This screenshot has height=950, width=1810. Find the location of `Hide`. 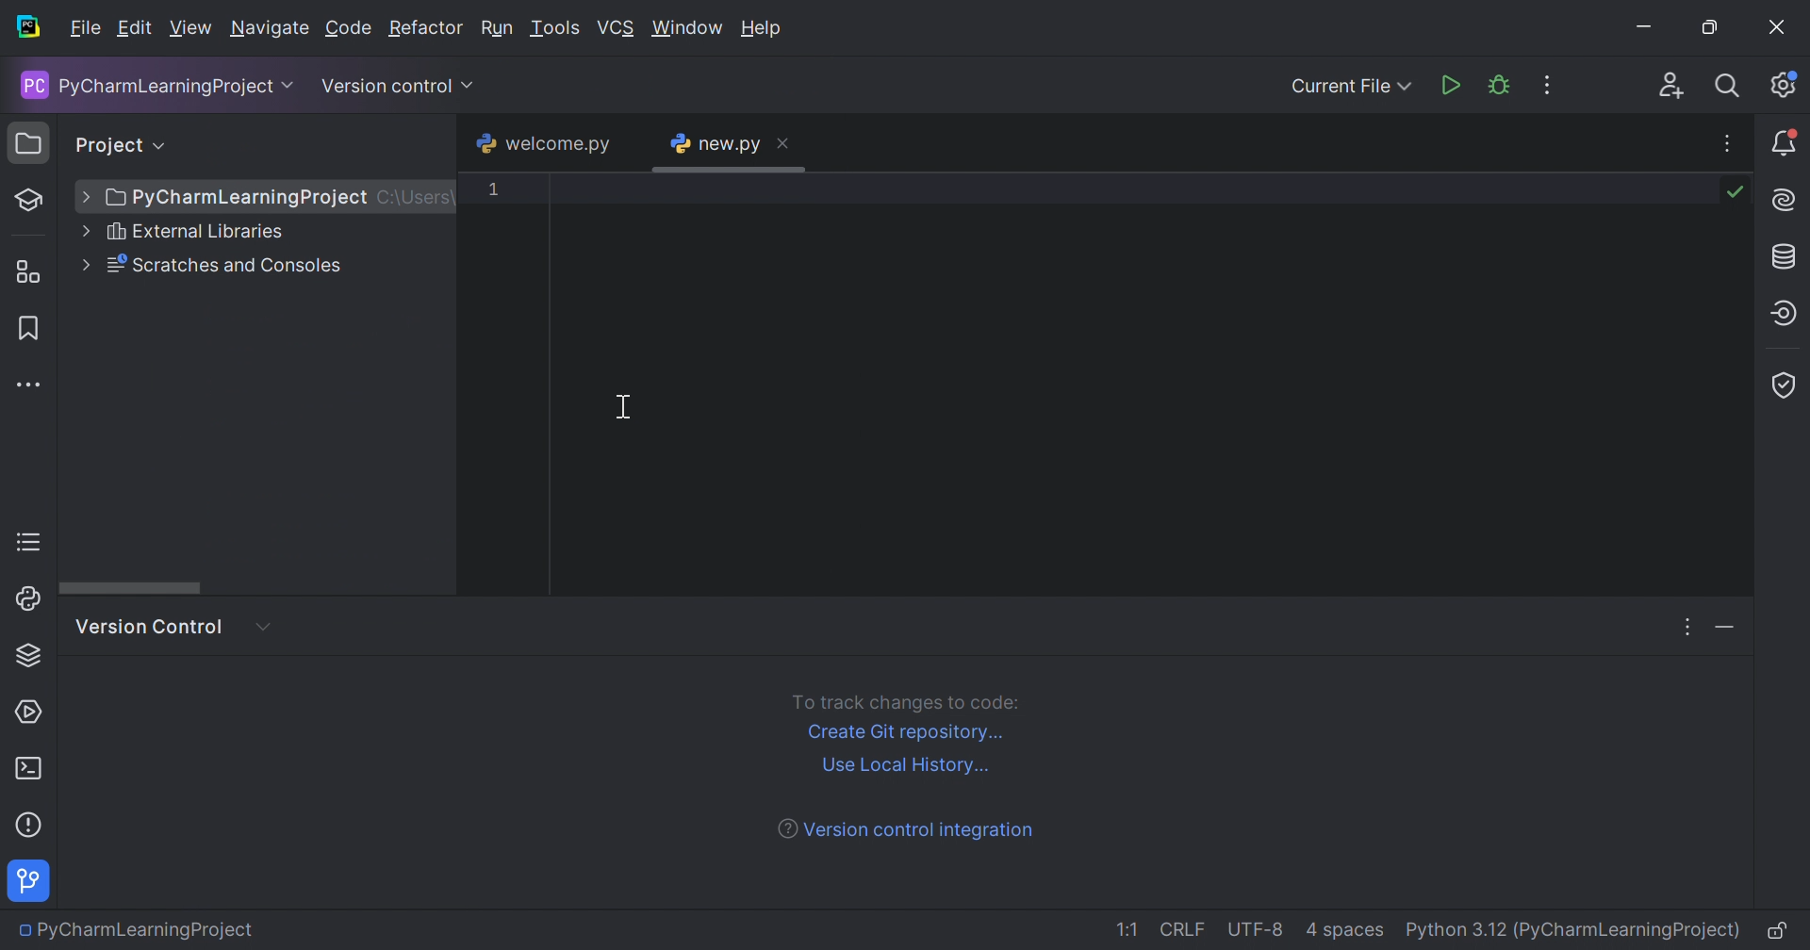

Hide is located at coordinates (1729, 629).